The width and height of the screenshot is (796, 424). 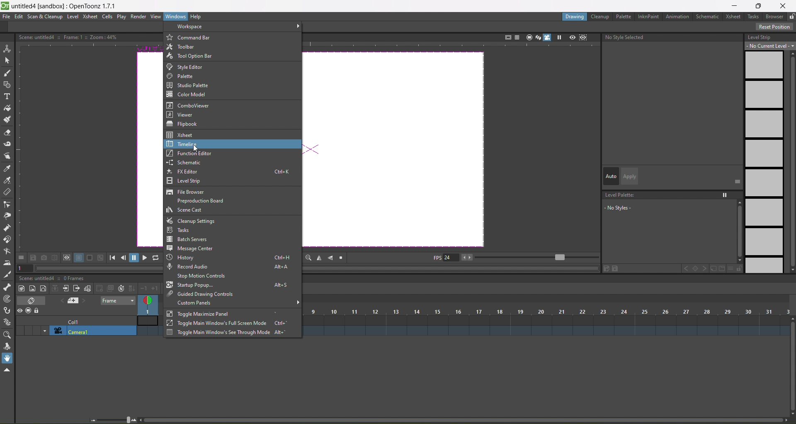 I want to click on cleanup, so click(x=600, y=17).